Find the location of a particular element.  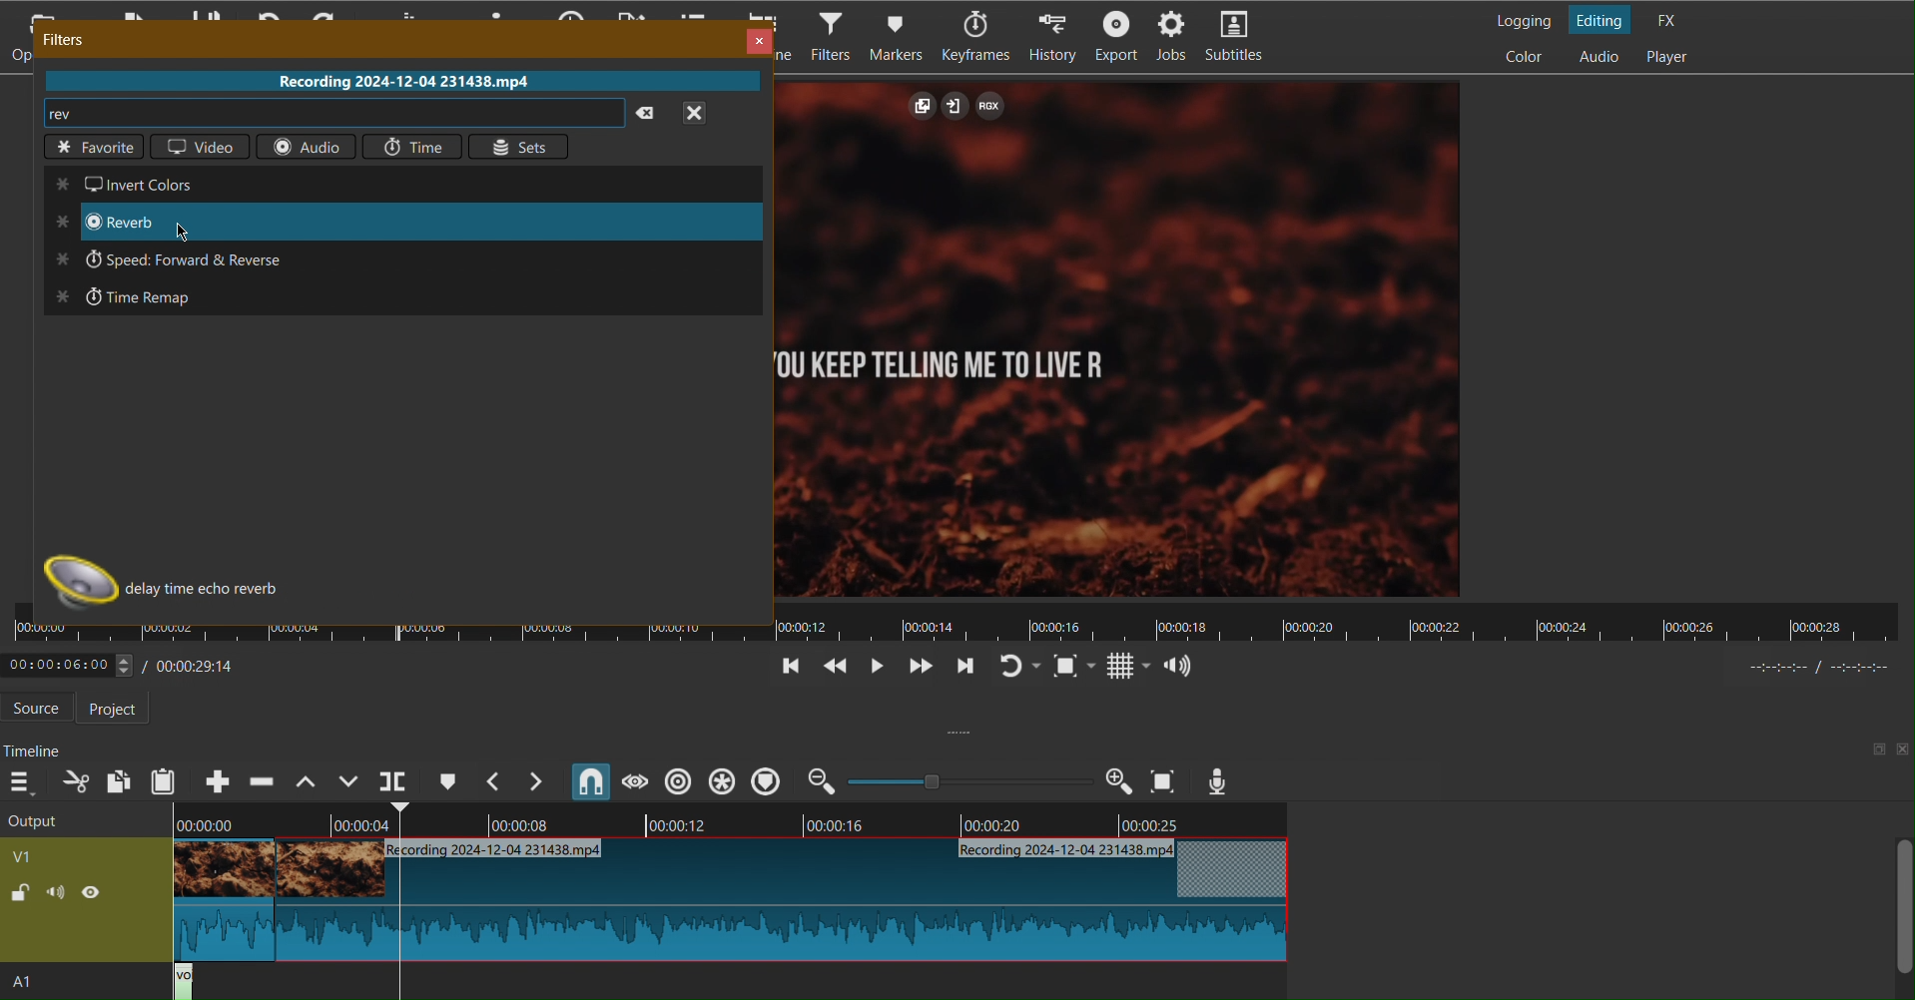

A1 is located at coordinates (41, 984).